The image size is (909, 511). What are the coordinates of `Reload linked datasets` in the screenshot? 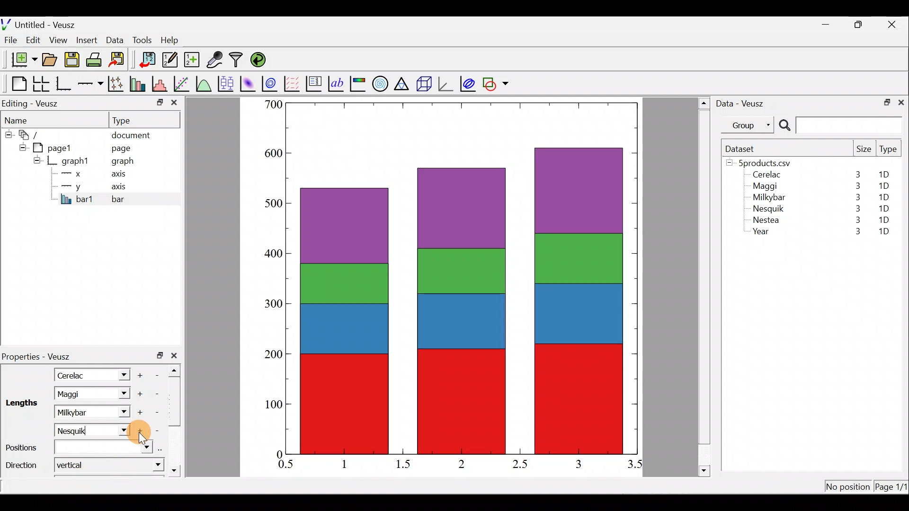 It's located at (260, 59).